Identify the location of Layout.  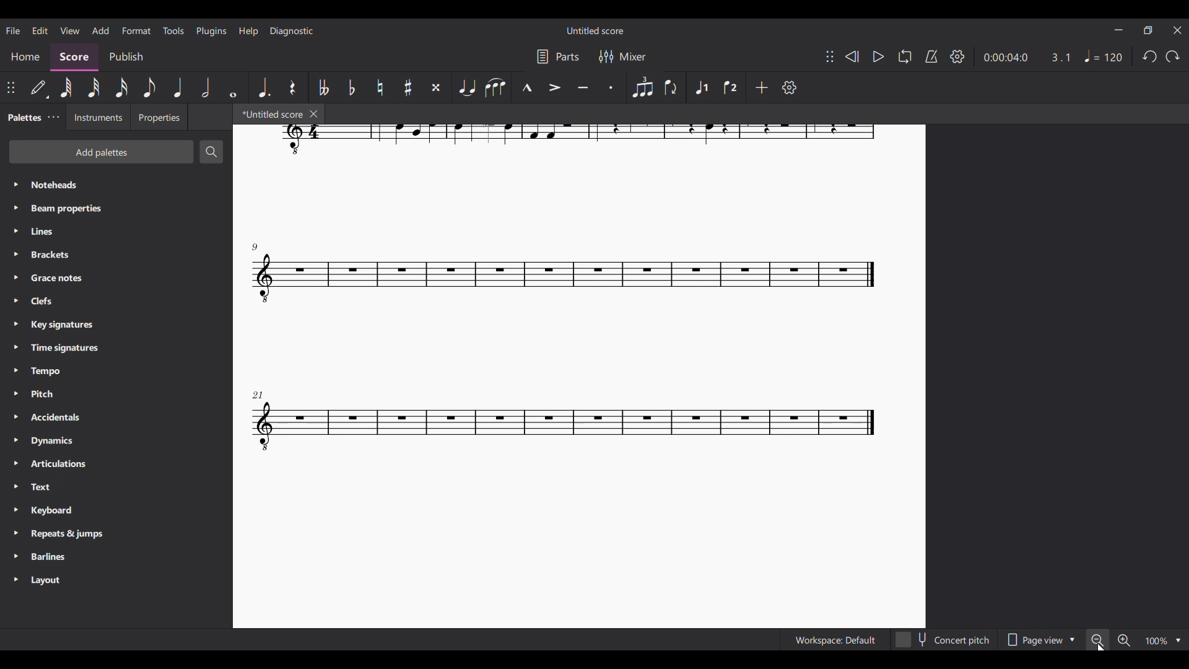
(116, 580).